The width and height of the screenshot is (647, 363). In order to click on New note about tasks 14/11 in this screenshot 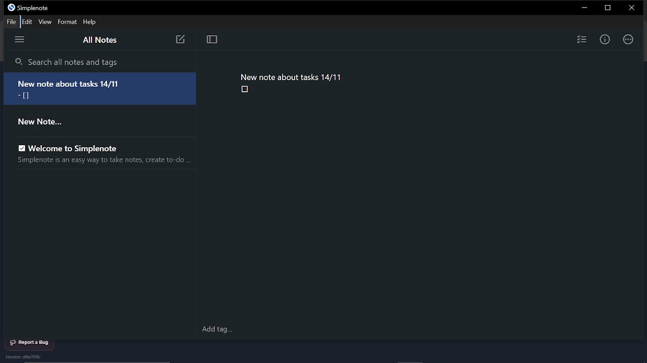, I will do `click(292, 76)`.